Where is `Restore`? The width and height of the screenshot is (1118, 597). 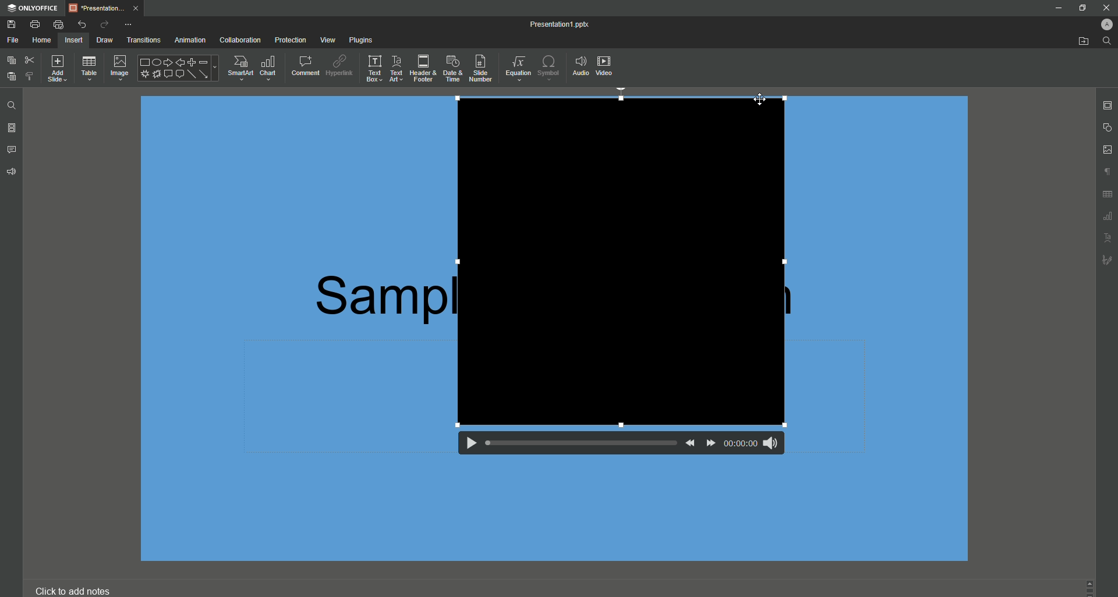
Restore is located at coordinates (1082, 8).